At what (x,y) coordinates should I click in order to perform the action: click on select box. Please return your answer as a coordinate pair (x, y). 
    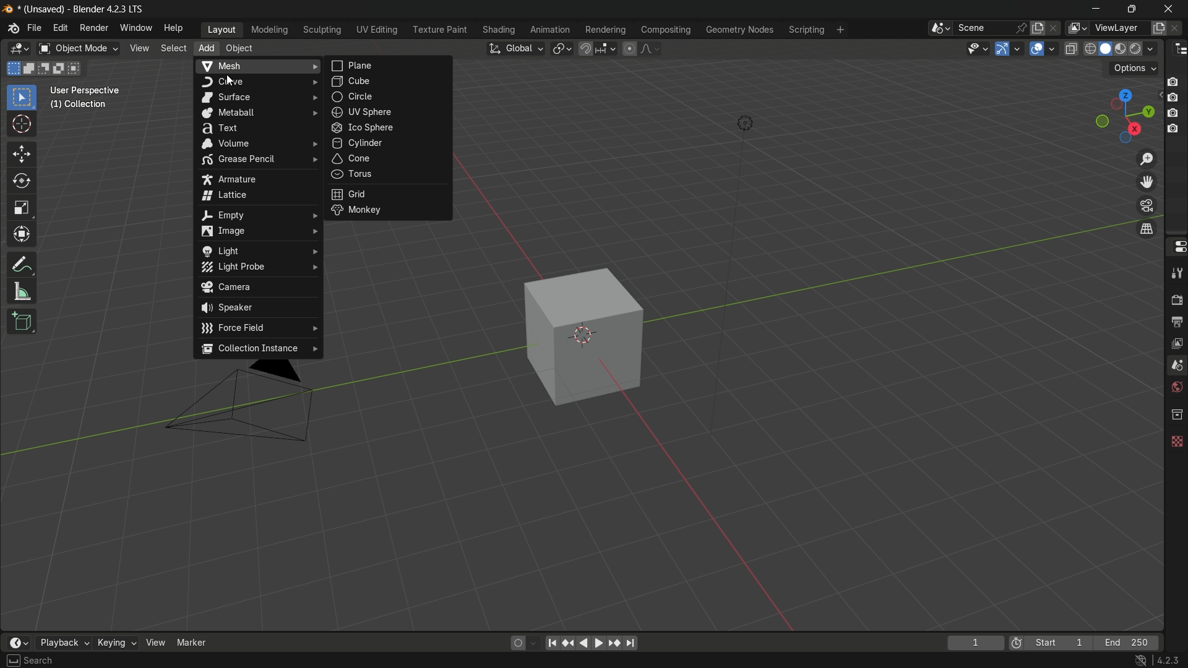
    Looking at the image, I should click on (22, 98).